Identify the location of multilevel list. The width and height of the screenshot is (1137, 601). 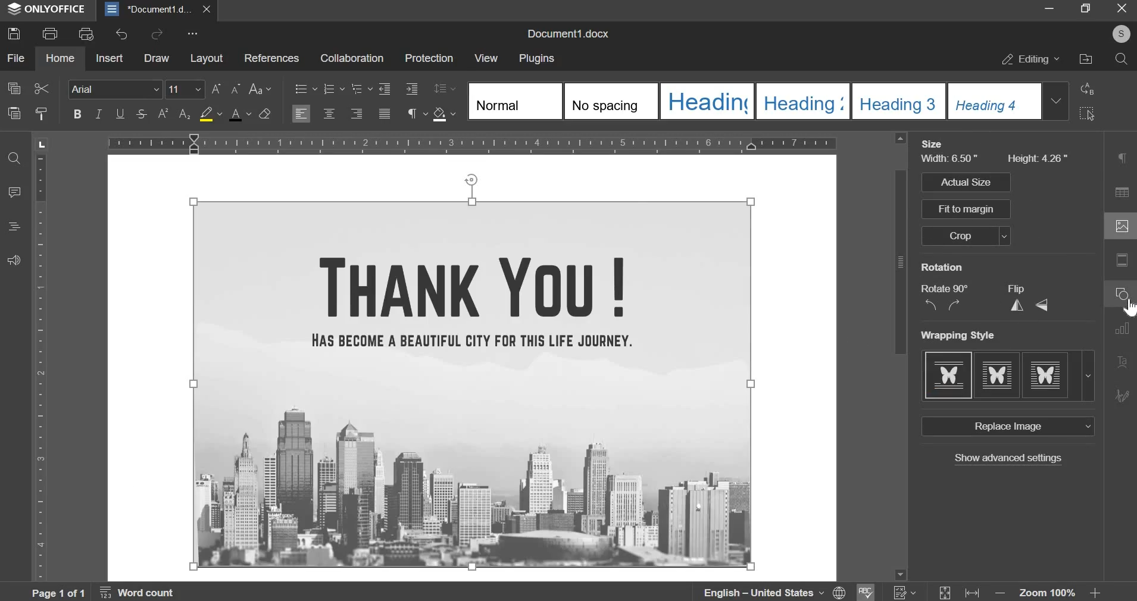
(360, 87).